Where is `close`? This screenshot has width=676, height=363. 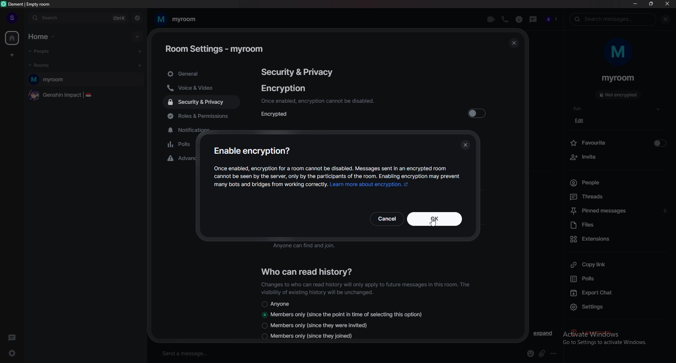
close is located at coordinates (513, 43).